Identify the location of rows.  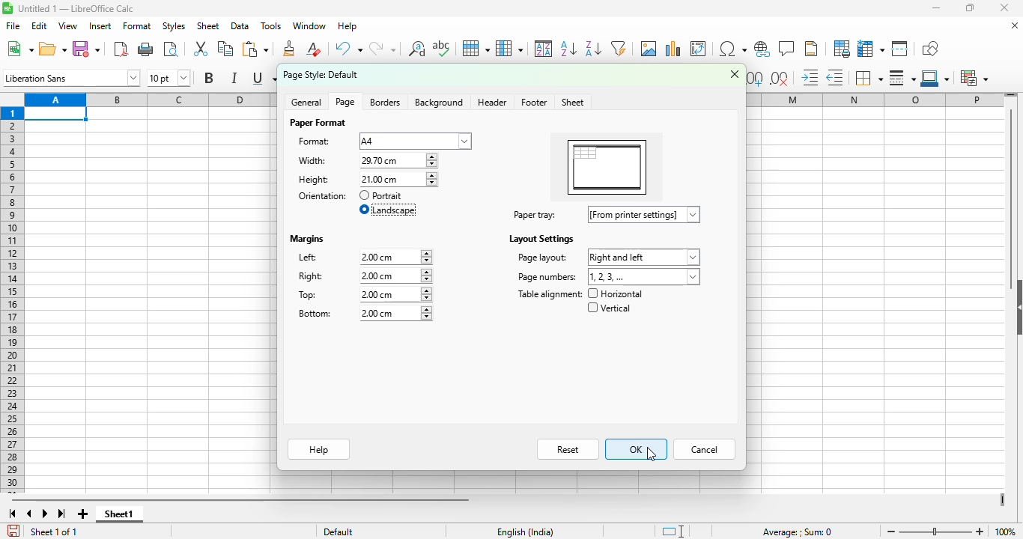
(12, 300).